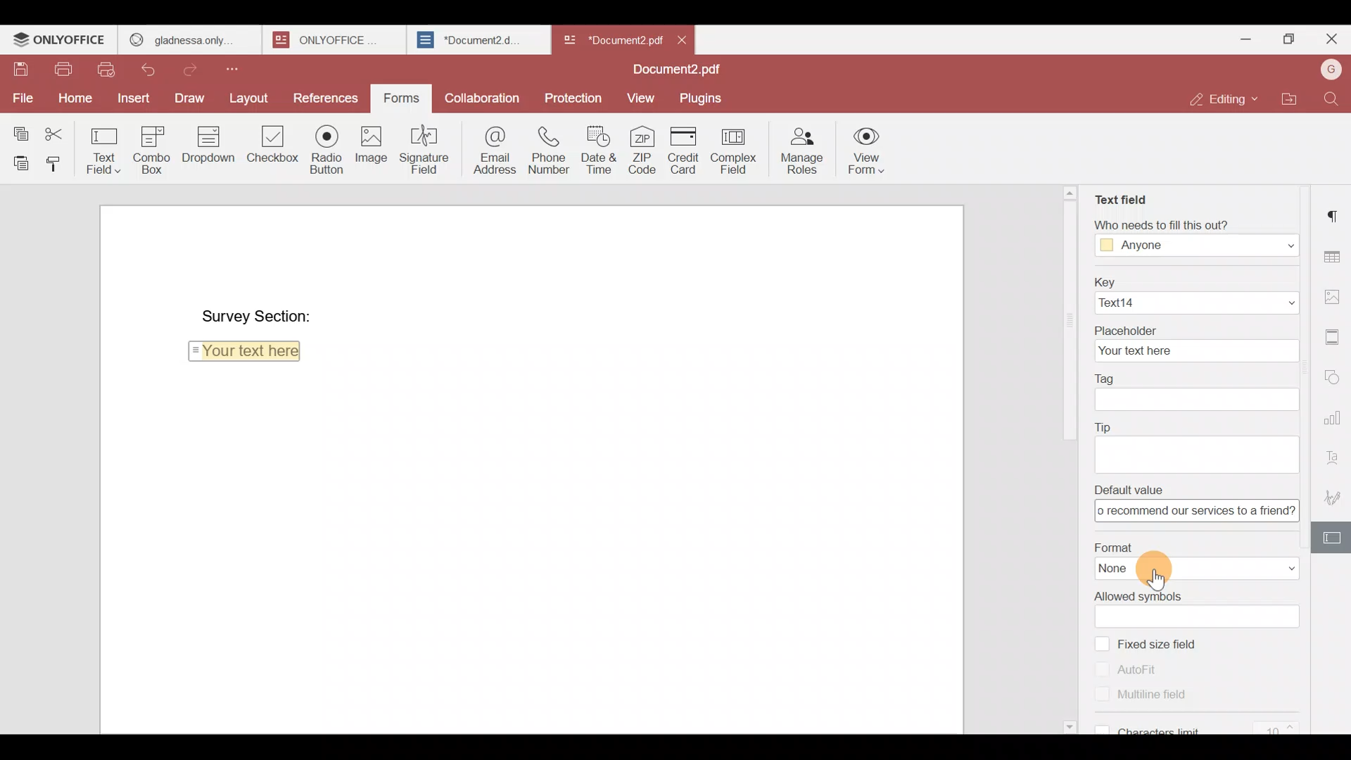 The image size is (1351, 760). What do you see at coordinates (324, 94) in the screenshot?
I see `References` at bounding box center [324, 94].